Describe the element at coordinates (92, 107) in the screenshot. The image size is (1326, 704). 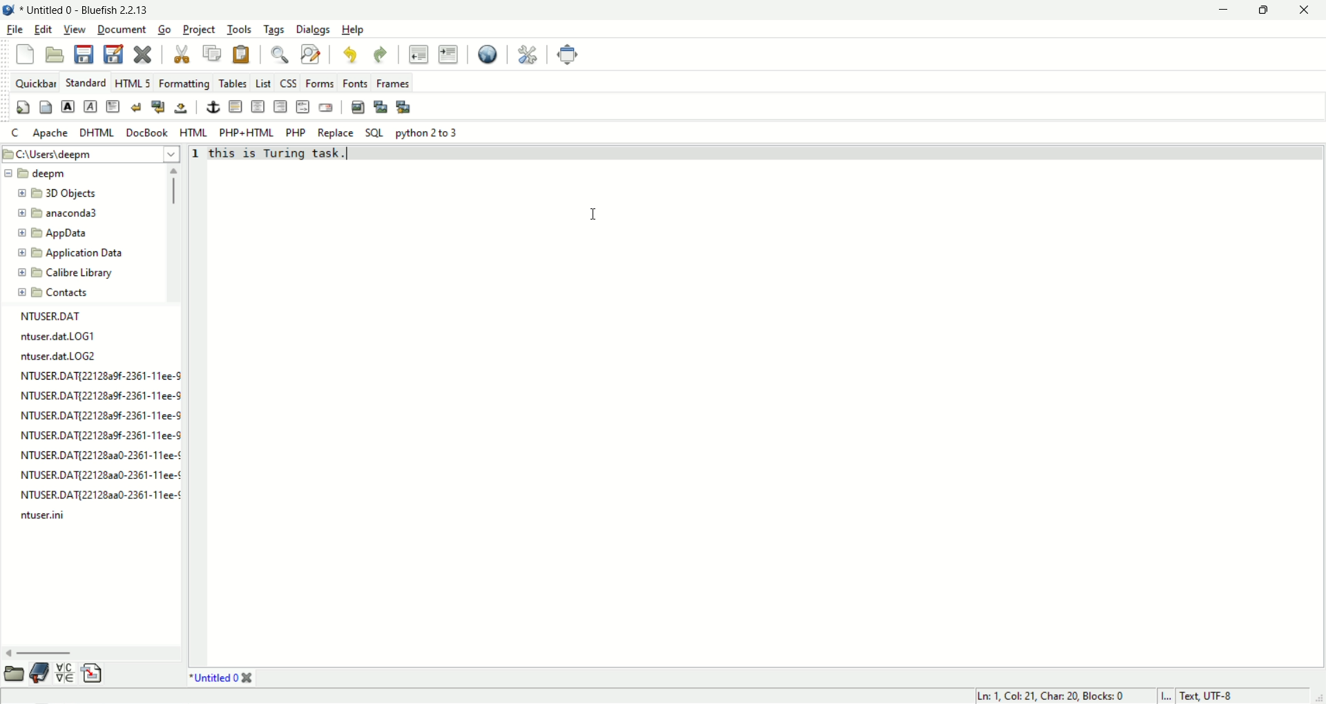
I see `emphasis` at that location.